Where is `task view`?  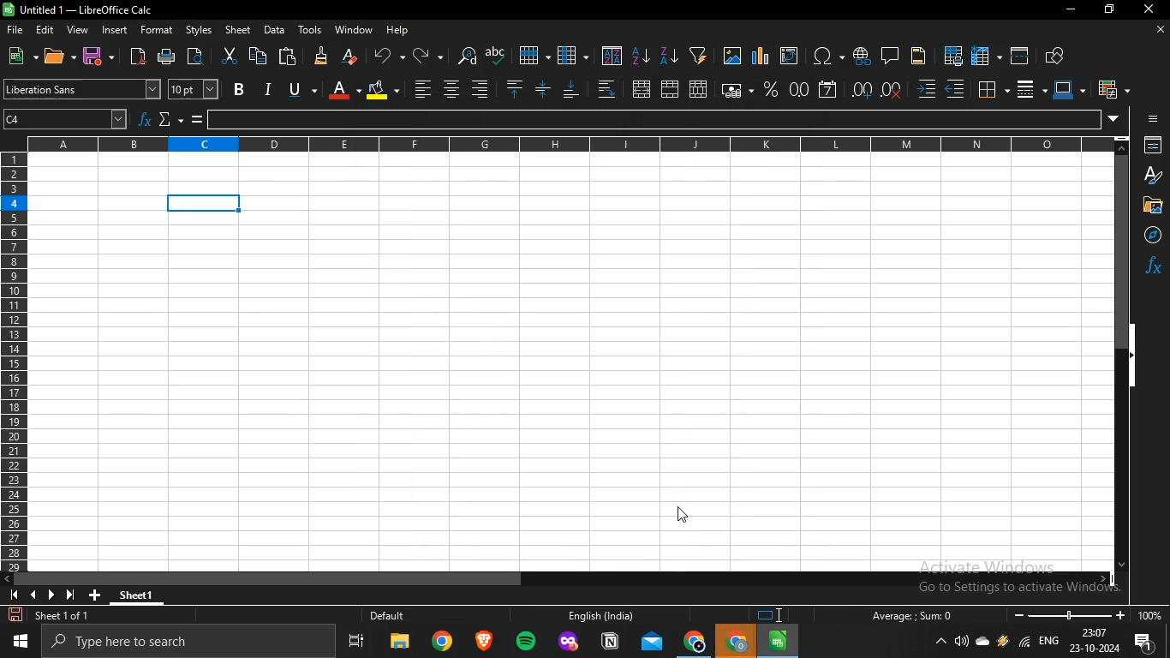
task view is located at coordinates (357, 644).